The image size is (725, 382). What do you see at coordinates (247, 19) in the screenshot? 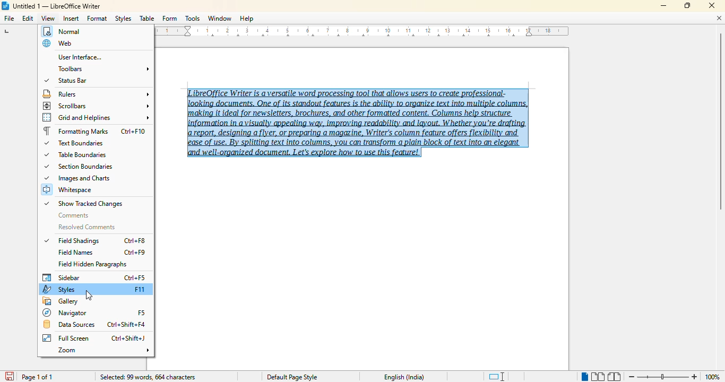
I see `help` at bounding box center [247, 19].